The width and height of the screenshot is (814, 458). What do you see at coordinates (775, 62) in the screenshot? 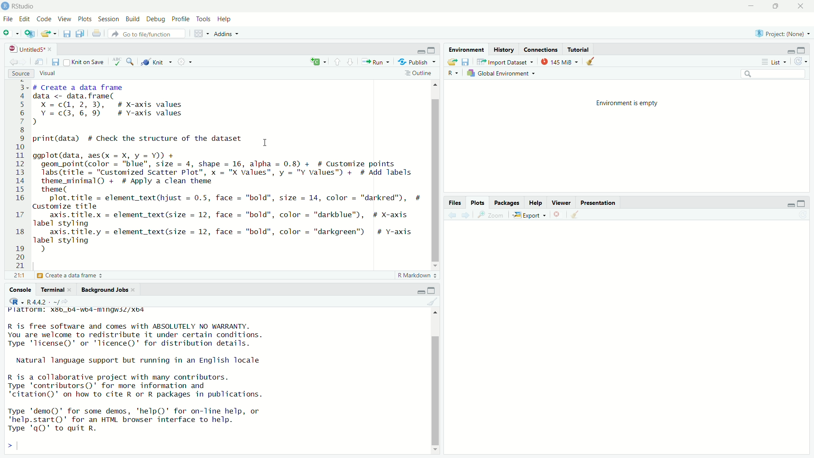
I see `Liist` at bounding box center [775, 62].